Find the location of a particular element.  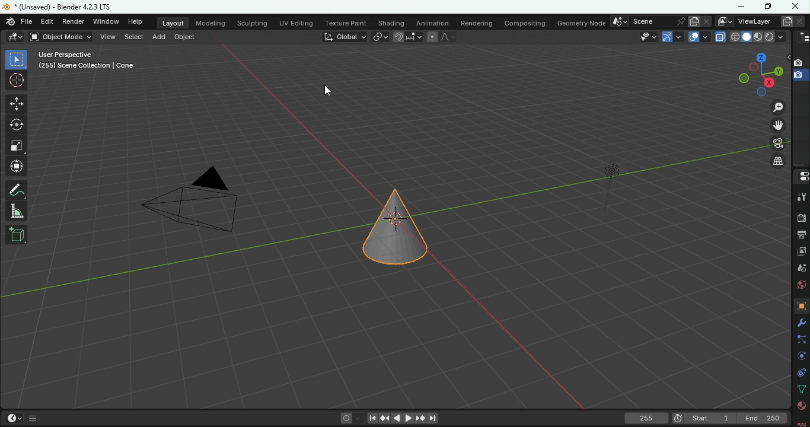

Browse scene to be linked is located at coordinates (619, 21).